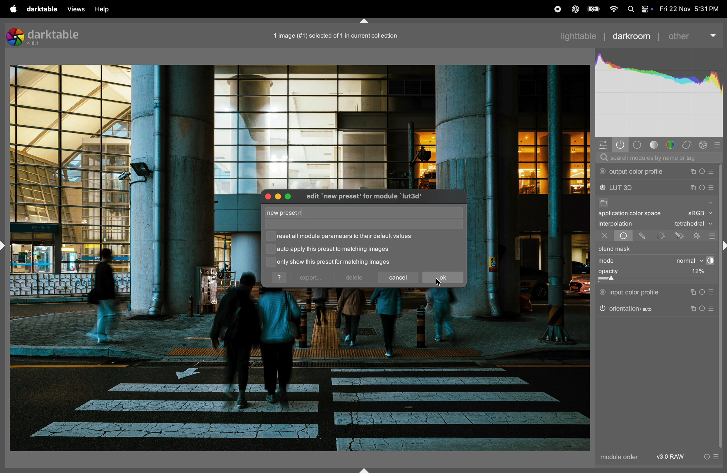 The width and height of the screenshot is (727, 473). I want to click on reset parameters, so click(704, 292).